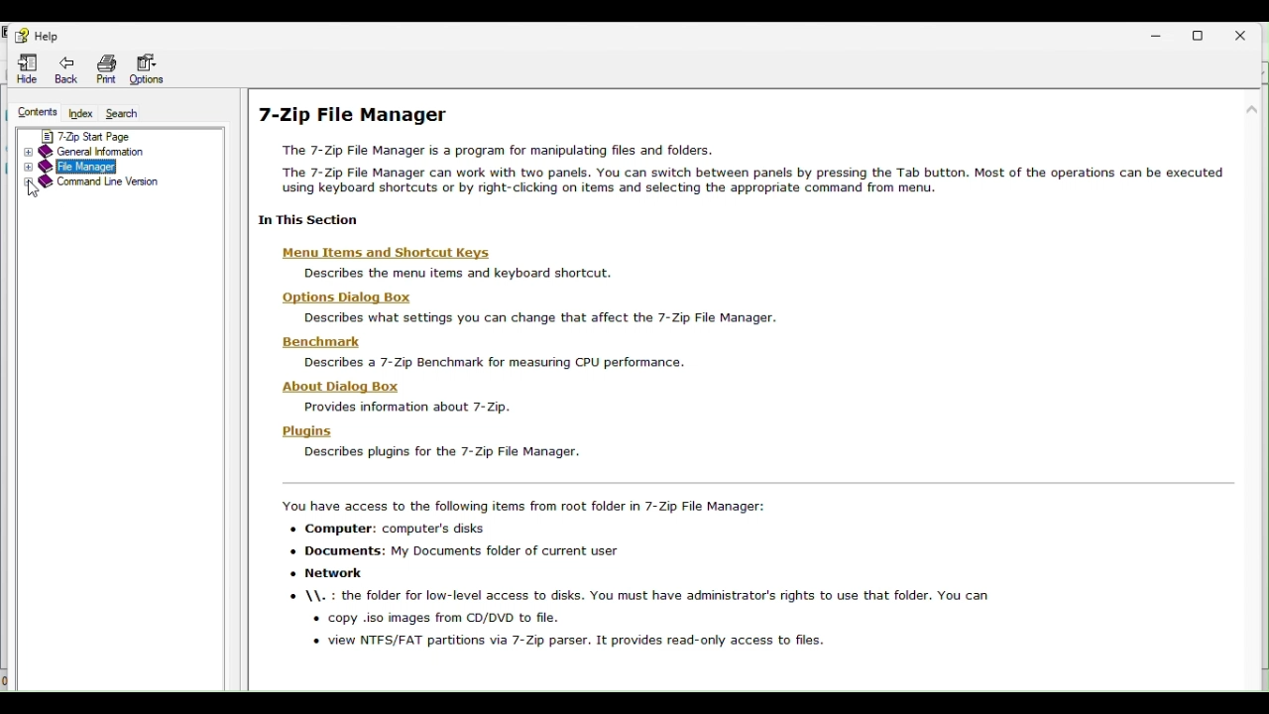  Describe the element at coordinates (39, 33) in the screenshot. I see `Help` at that location.